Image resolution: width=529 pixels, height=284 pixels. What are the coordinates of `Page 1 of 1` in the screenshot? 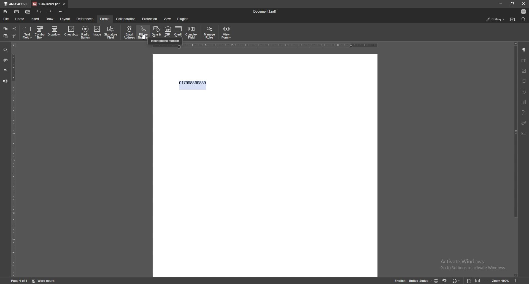 It's located at (20, 281).